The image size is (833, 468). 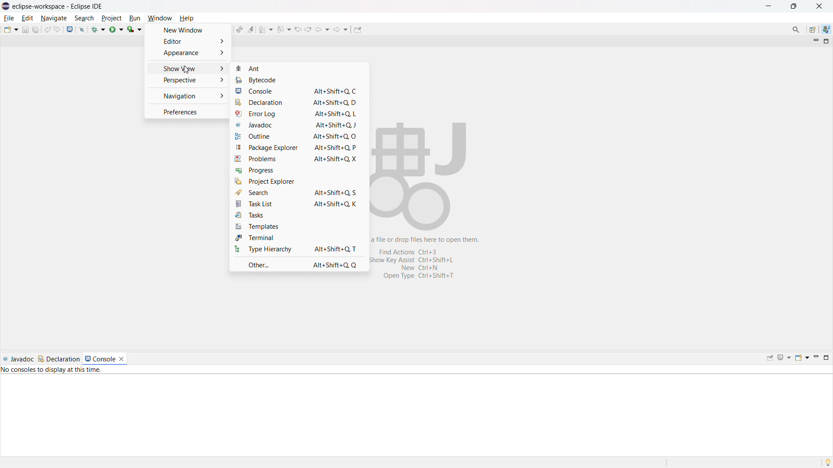 I want to click on coverage, so click(x=135, y=29).